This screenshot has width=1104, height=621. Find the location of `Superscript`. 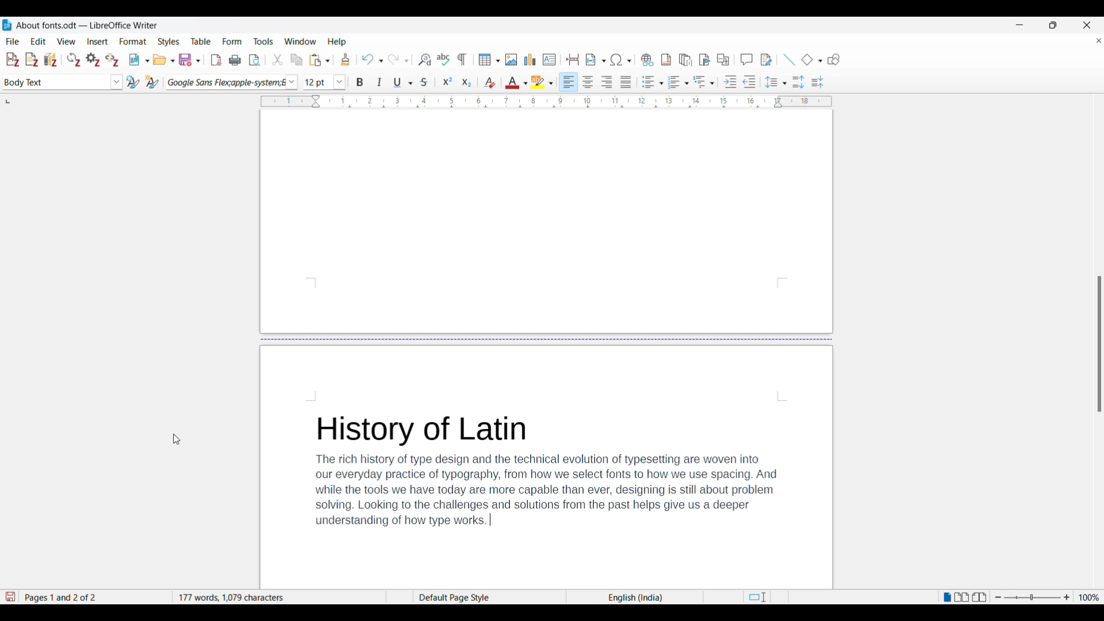

Superscript is located at coordinates (448, 82).